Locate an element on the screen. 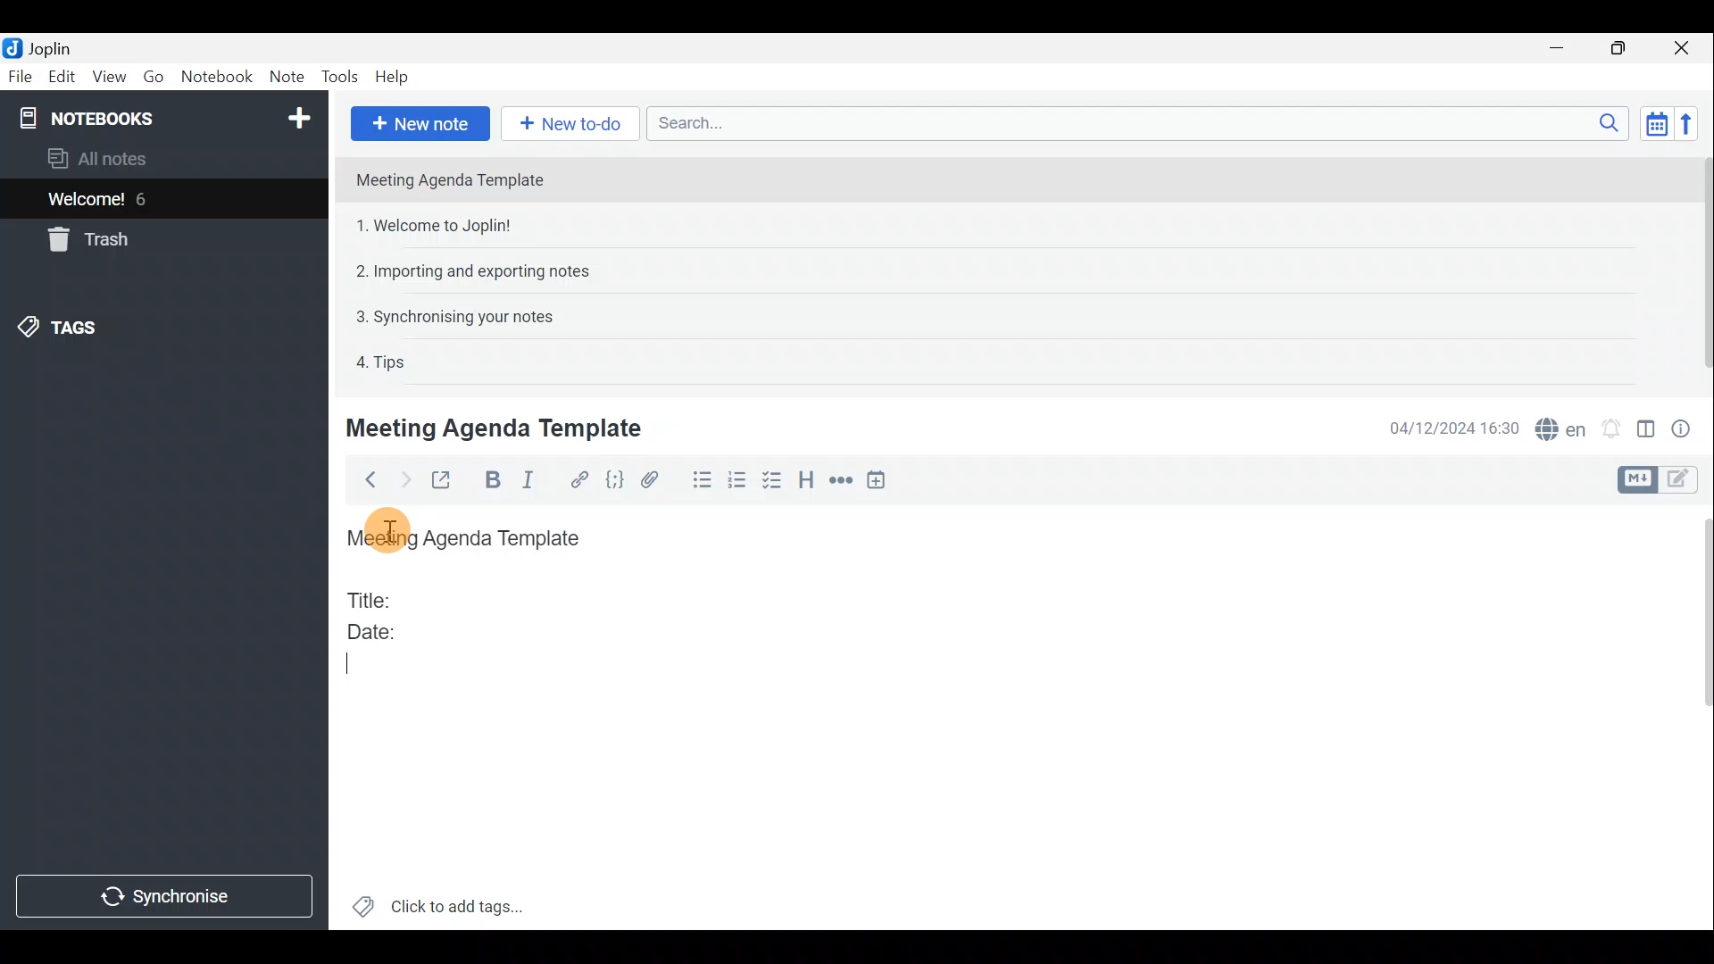 The height and width of the screenshot is (964, 1714). Notebook is located at coordinates (217, 76).